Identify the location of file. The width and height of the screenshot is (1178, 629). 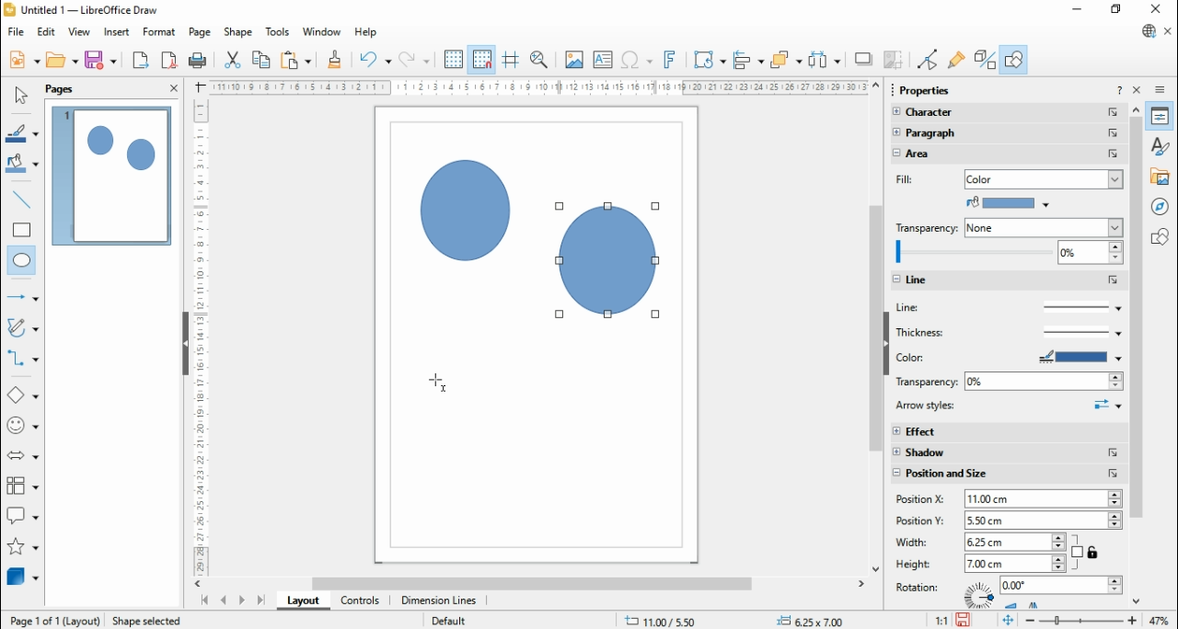
(17, 31).